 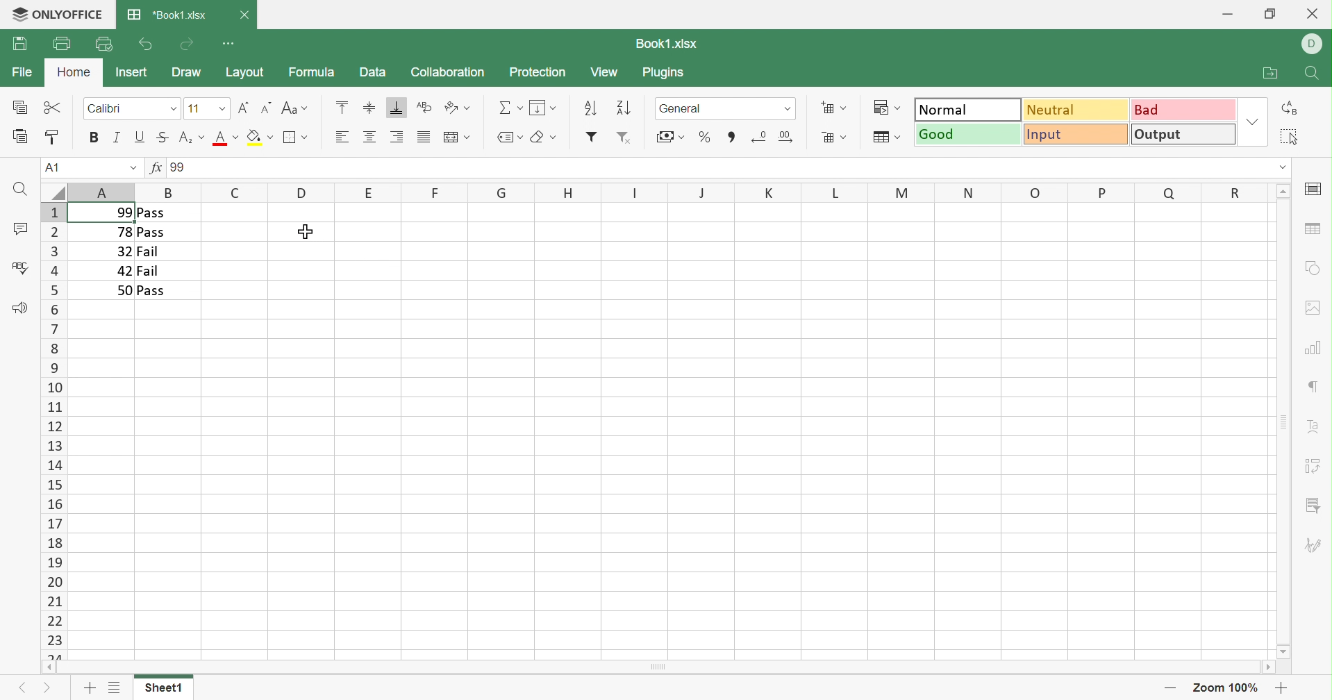 What do you see at coordinates (22, 231) in the screenshot?
I see `Comments` at bounding box center [22, 231].